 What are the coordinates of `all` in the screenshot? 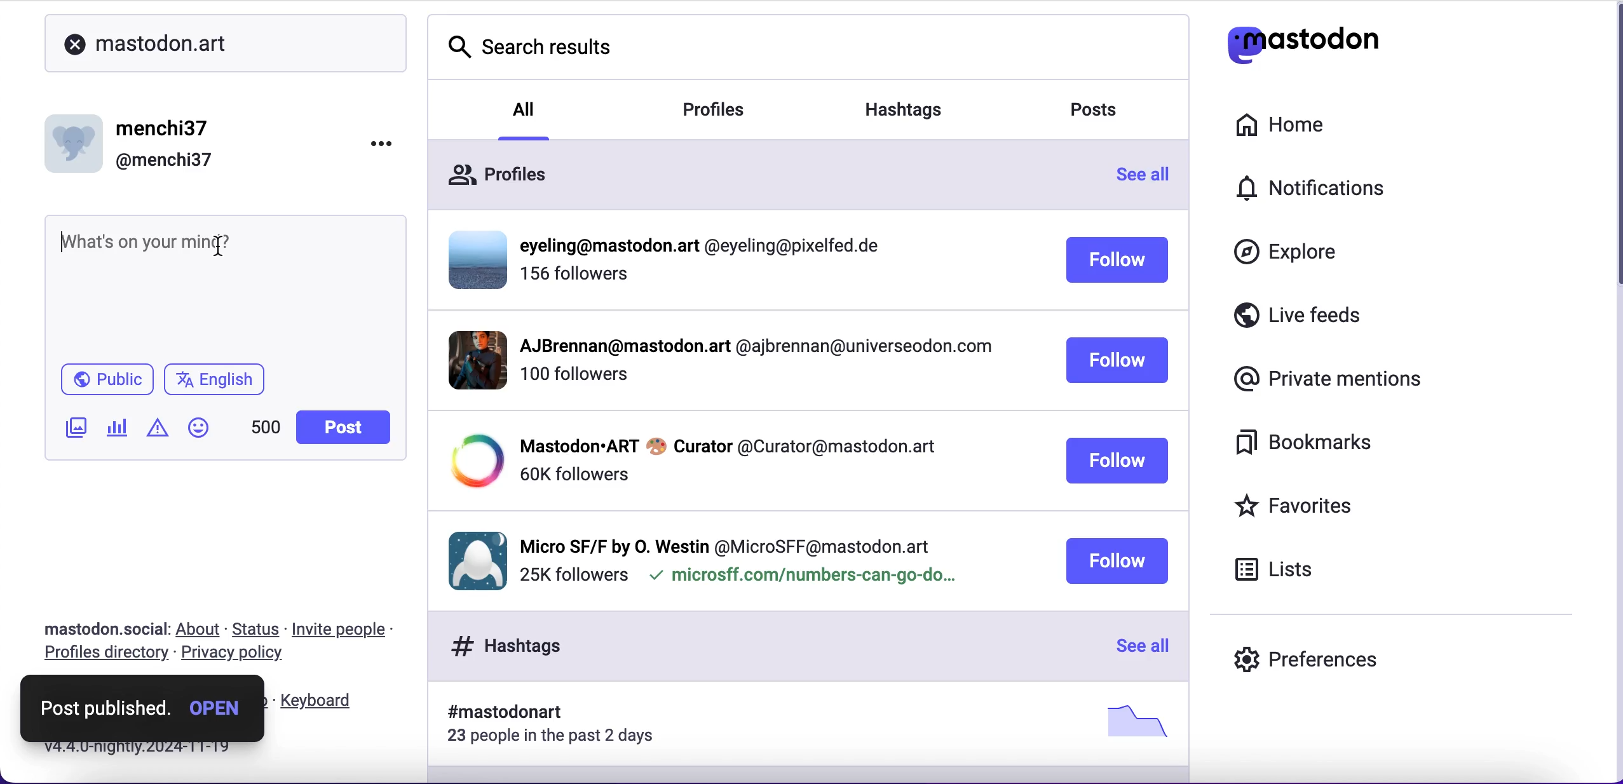 It's located at (526, 107).